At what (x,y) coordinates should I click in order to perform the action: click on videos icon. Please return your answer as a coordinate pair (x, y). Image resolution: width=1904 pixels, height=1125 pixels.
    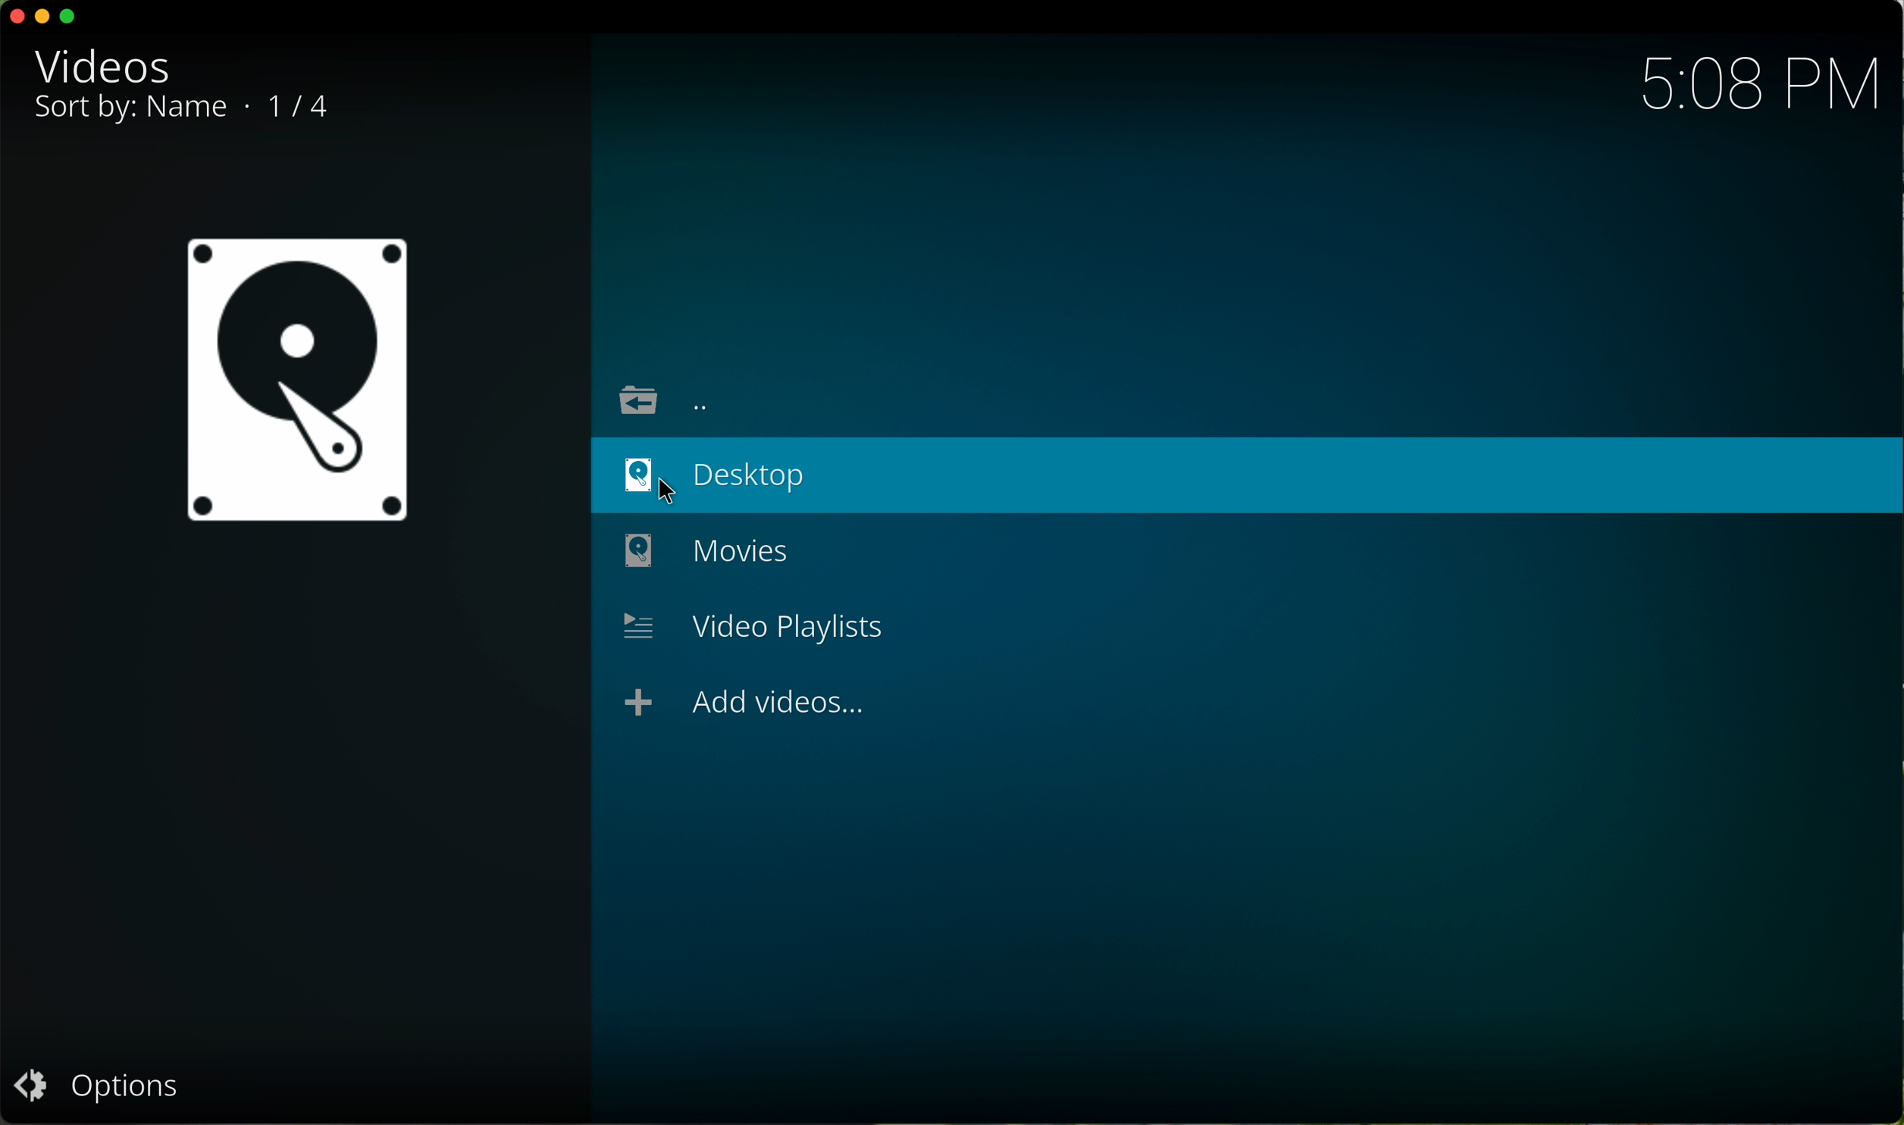
    Looking at the image, I should click on (297, 379).